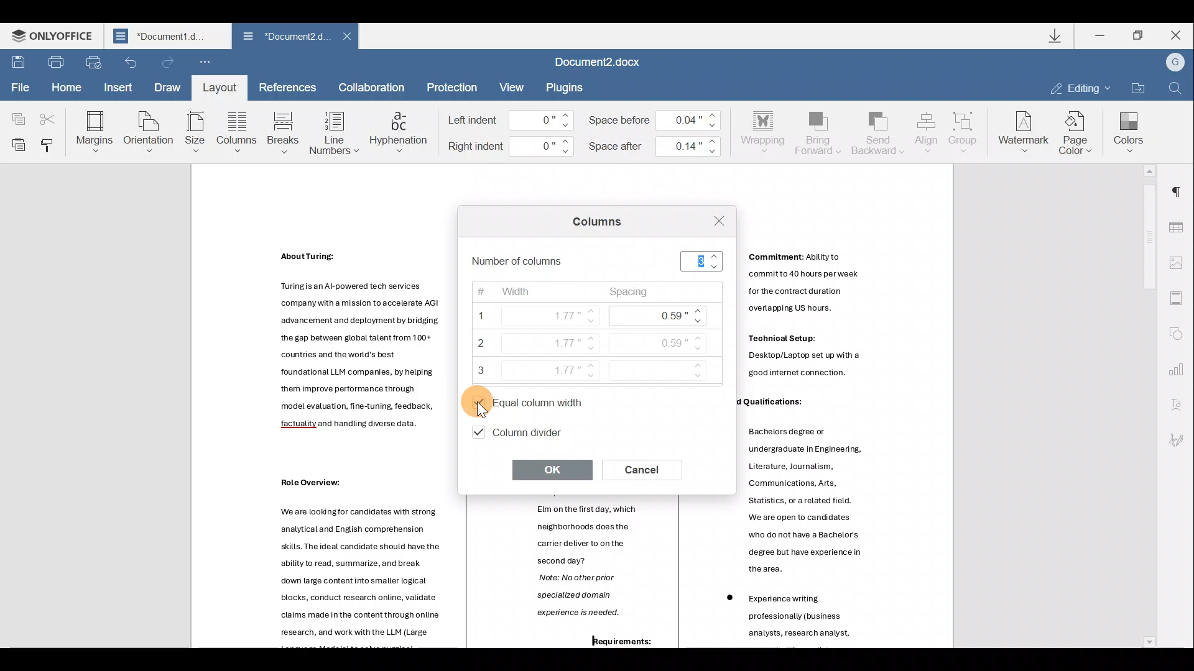  Describe the element at coordinates (1176, 35) in the screenshot. I see `Close` at that location.